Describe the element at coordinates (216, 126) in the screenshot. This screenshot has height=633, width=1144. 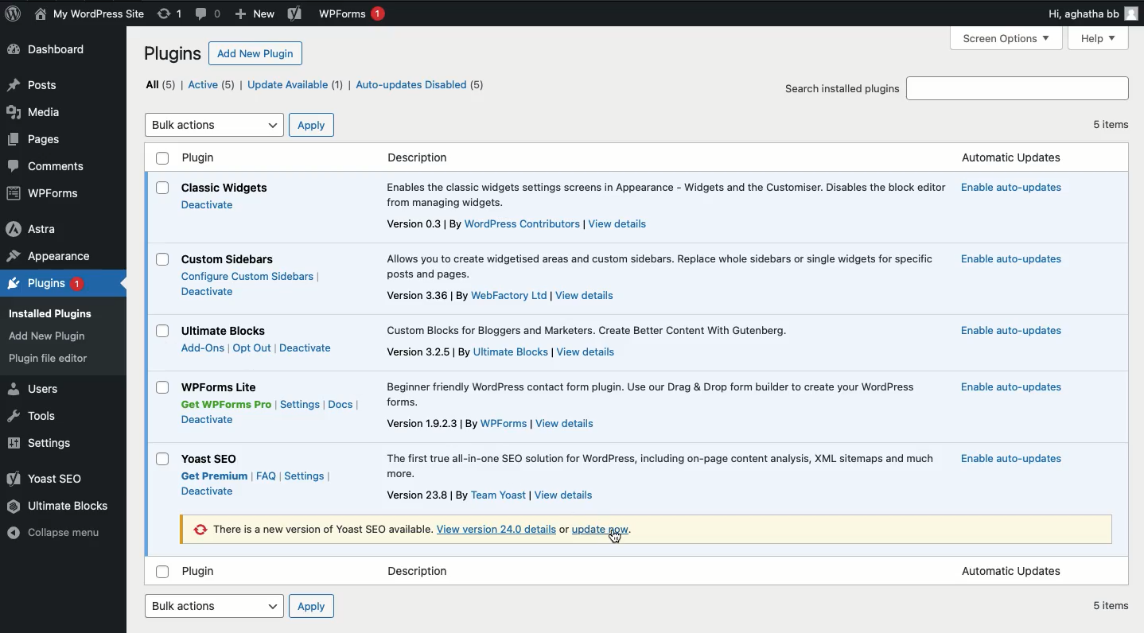
I see `Bulk actions` at that location.